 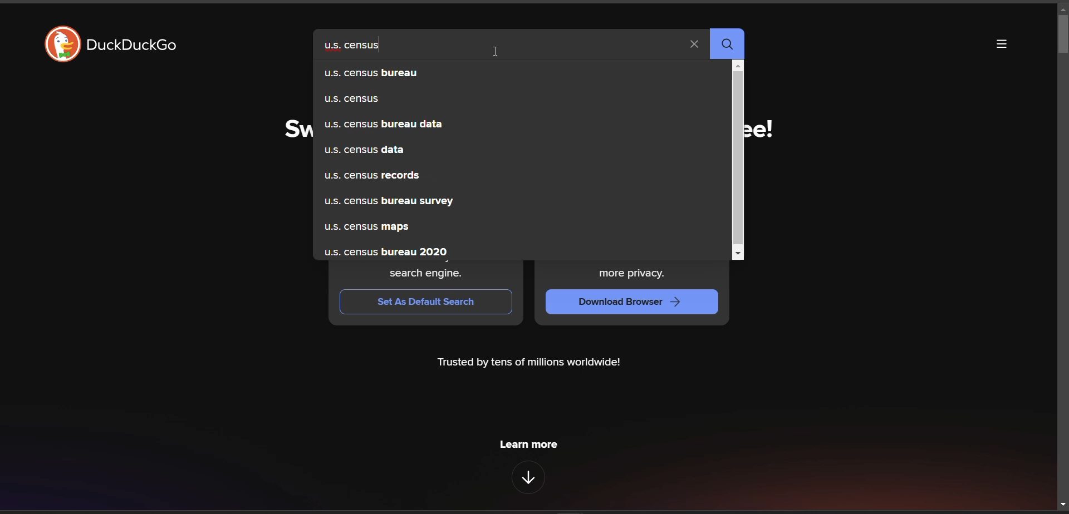 I want to click on clear text, so click(x=695, y=45).